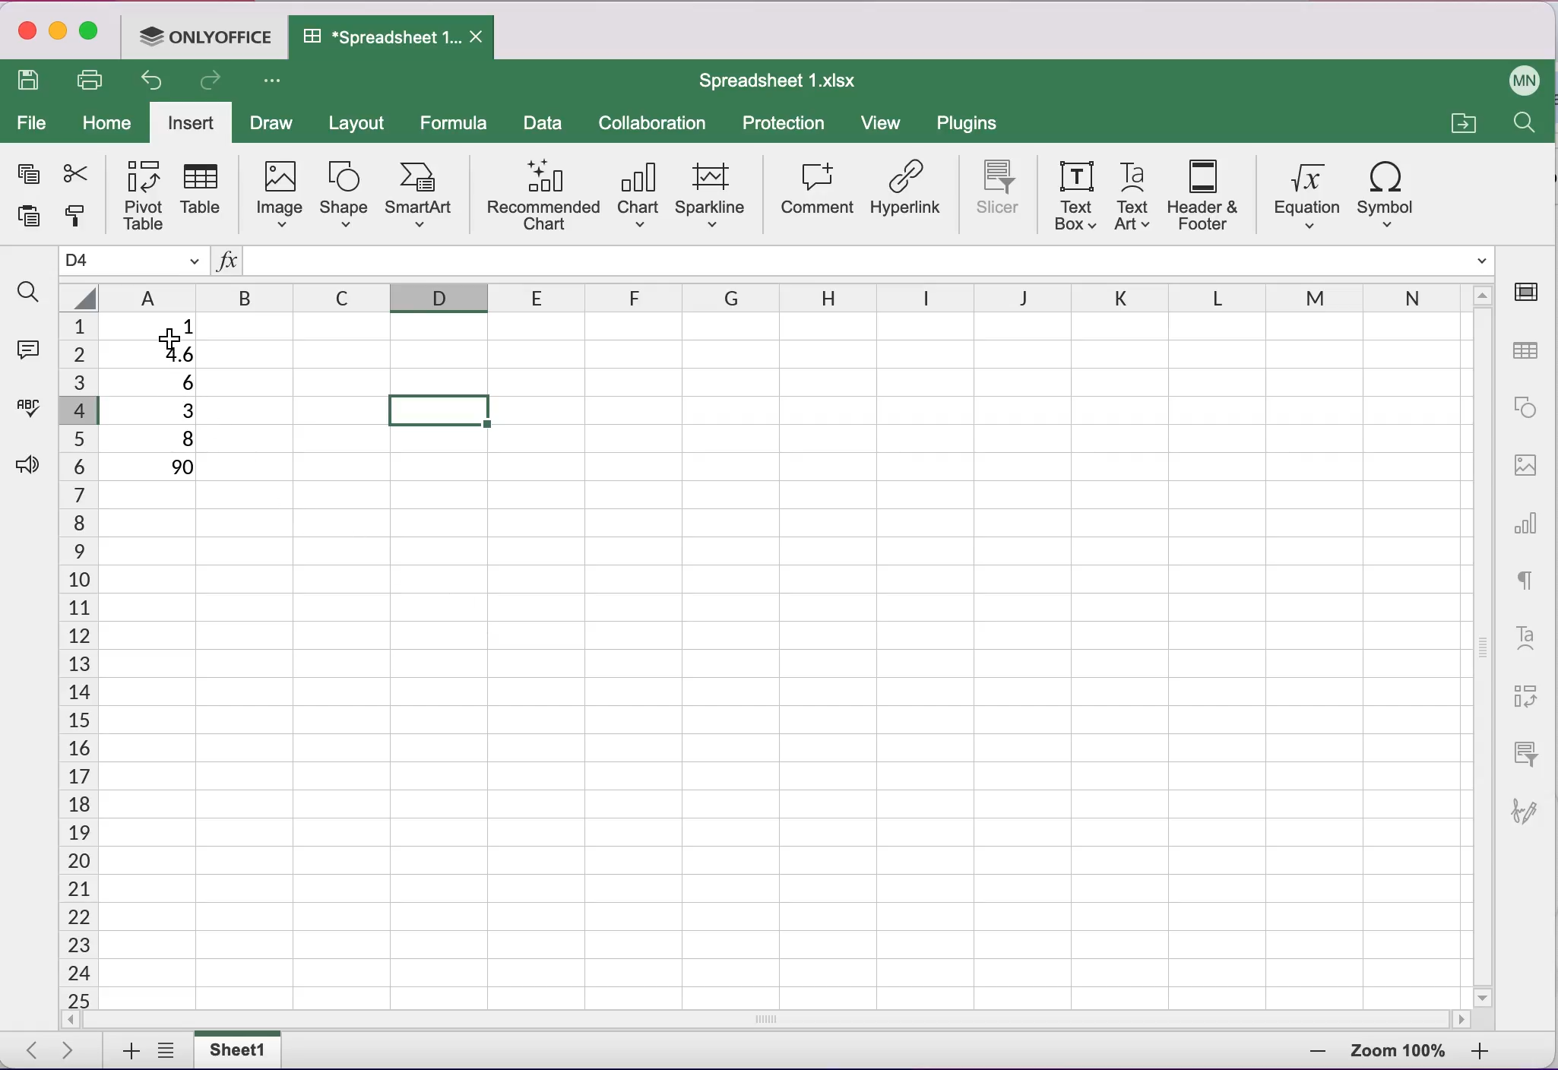 The width and height of the screenshot is (1558, 1070). What do you see at coordinates (59, 33) in the screenshot?
I see `minimize` at bounding box center [59, 33].